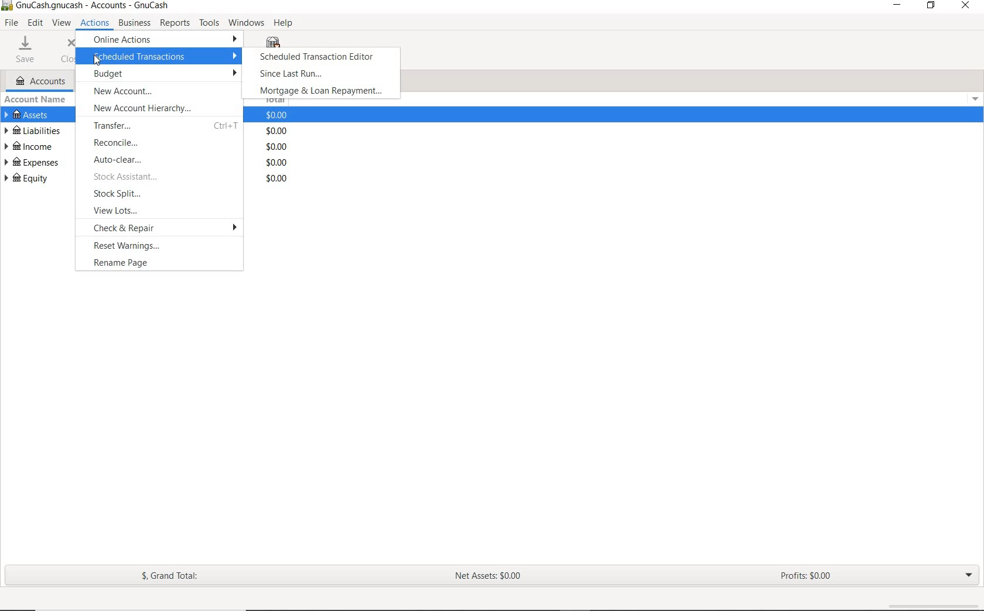  I want to click on NEW ACCOUNT HEIRACHY, so click(162, 109).